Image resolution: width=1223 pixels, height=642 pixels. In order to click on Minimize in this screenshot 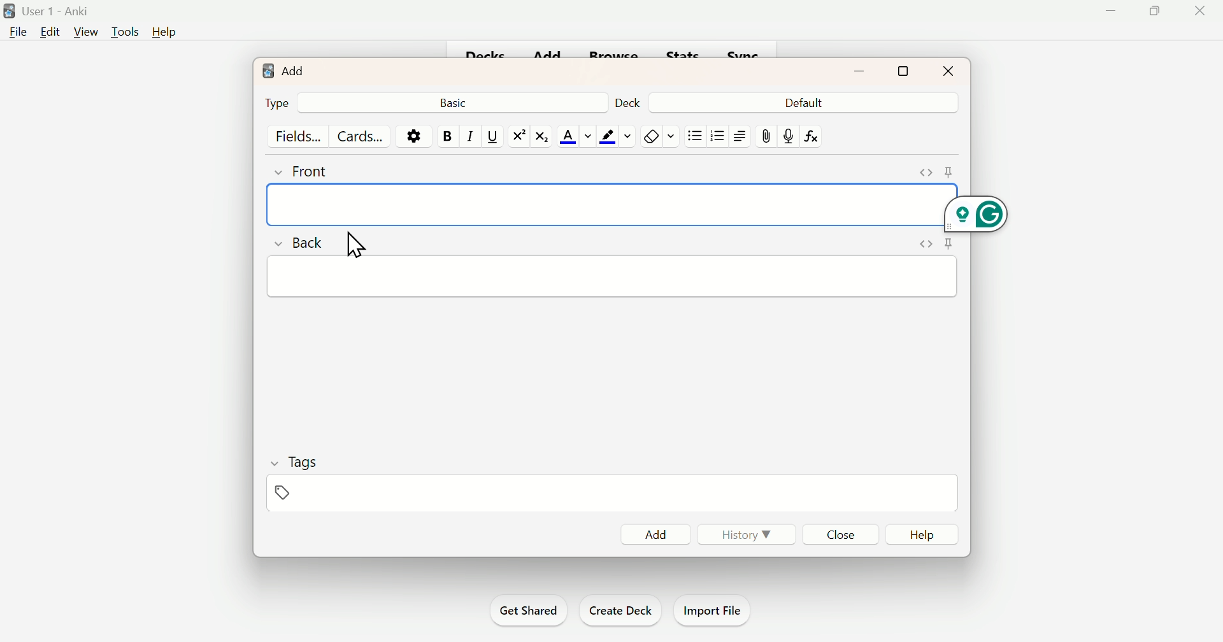, I will do `click(1112, 13)`.